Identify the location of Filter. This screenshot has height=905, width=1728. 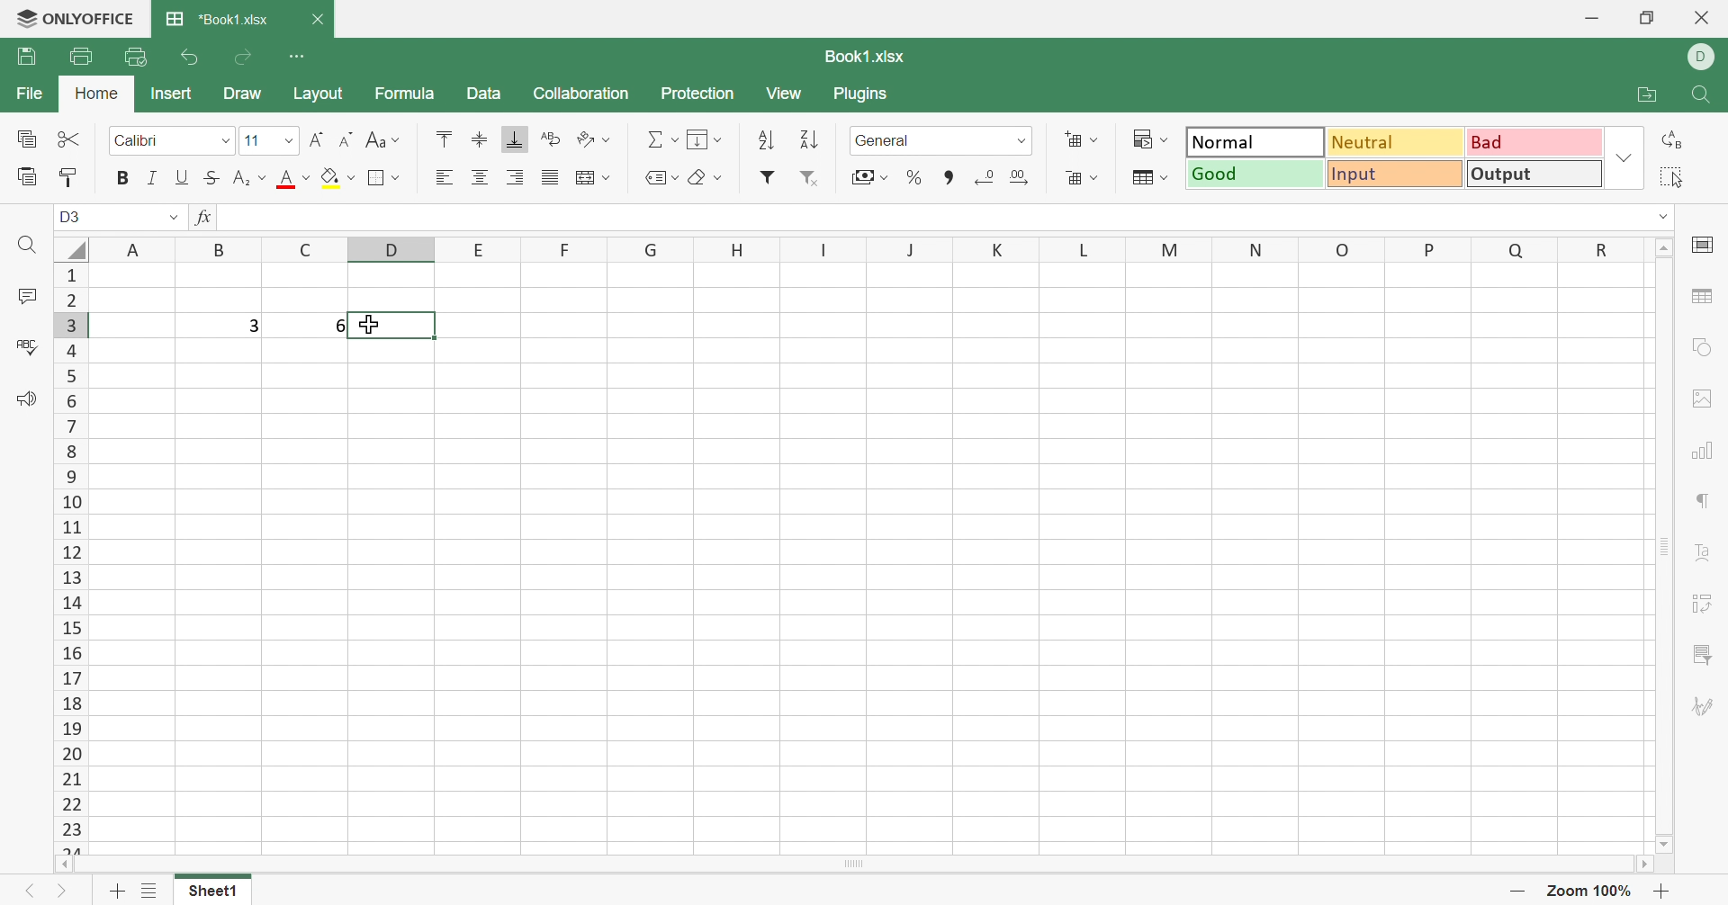
(770, 175).